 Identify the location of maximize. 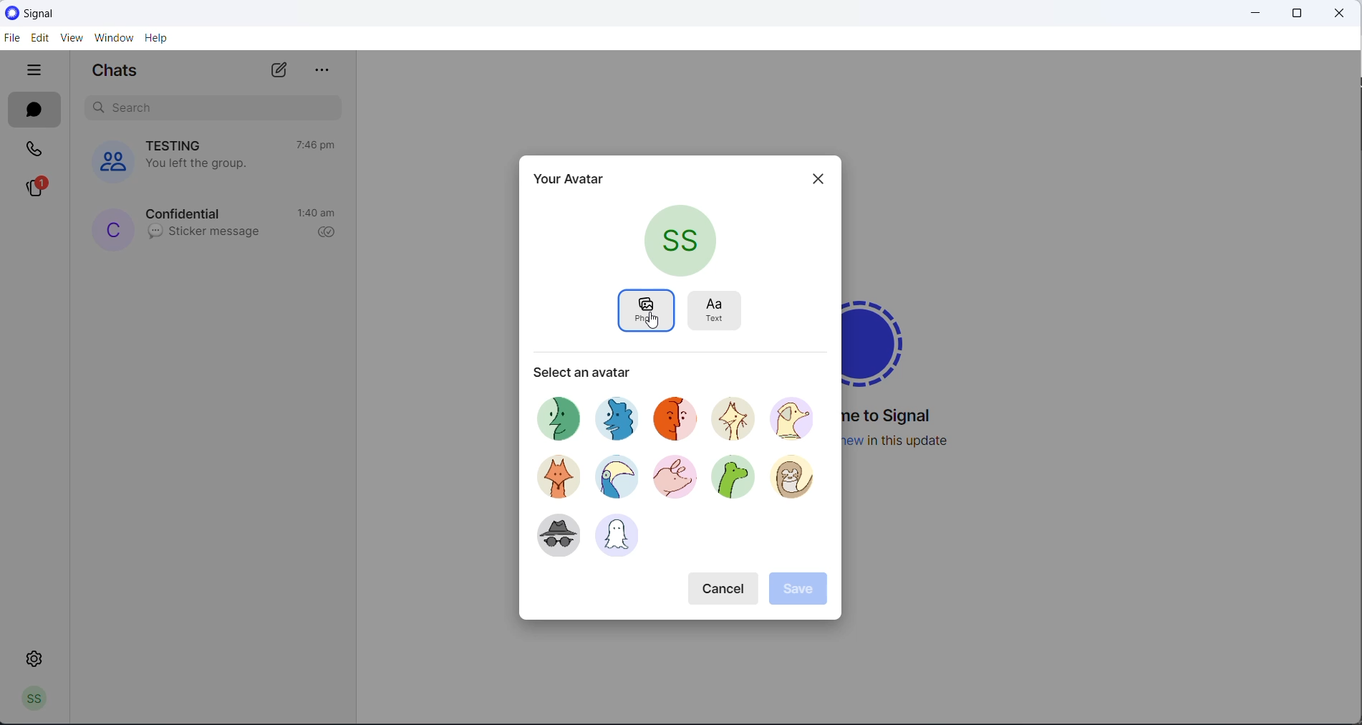
(1293, 14).